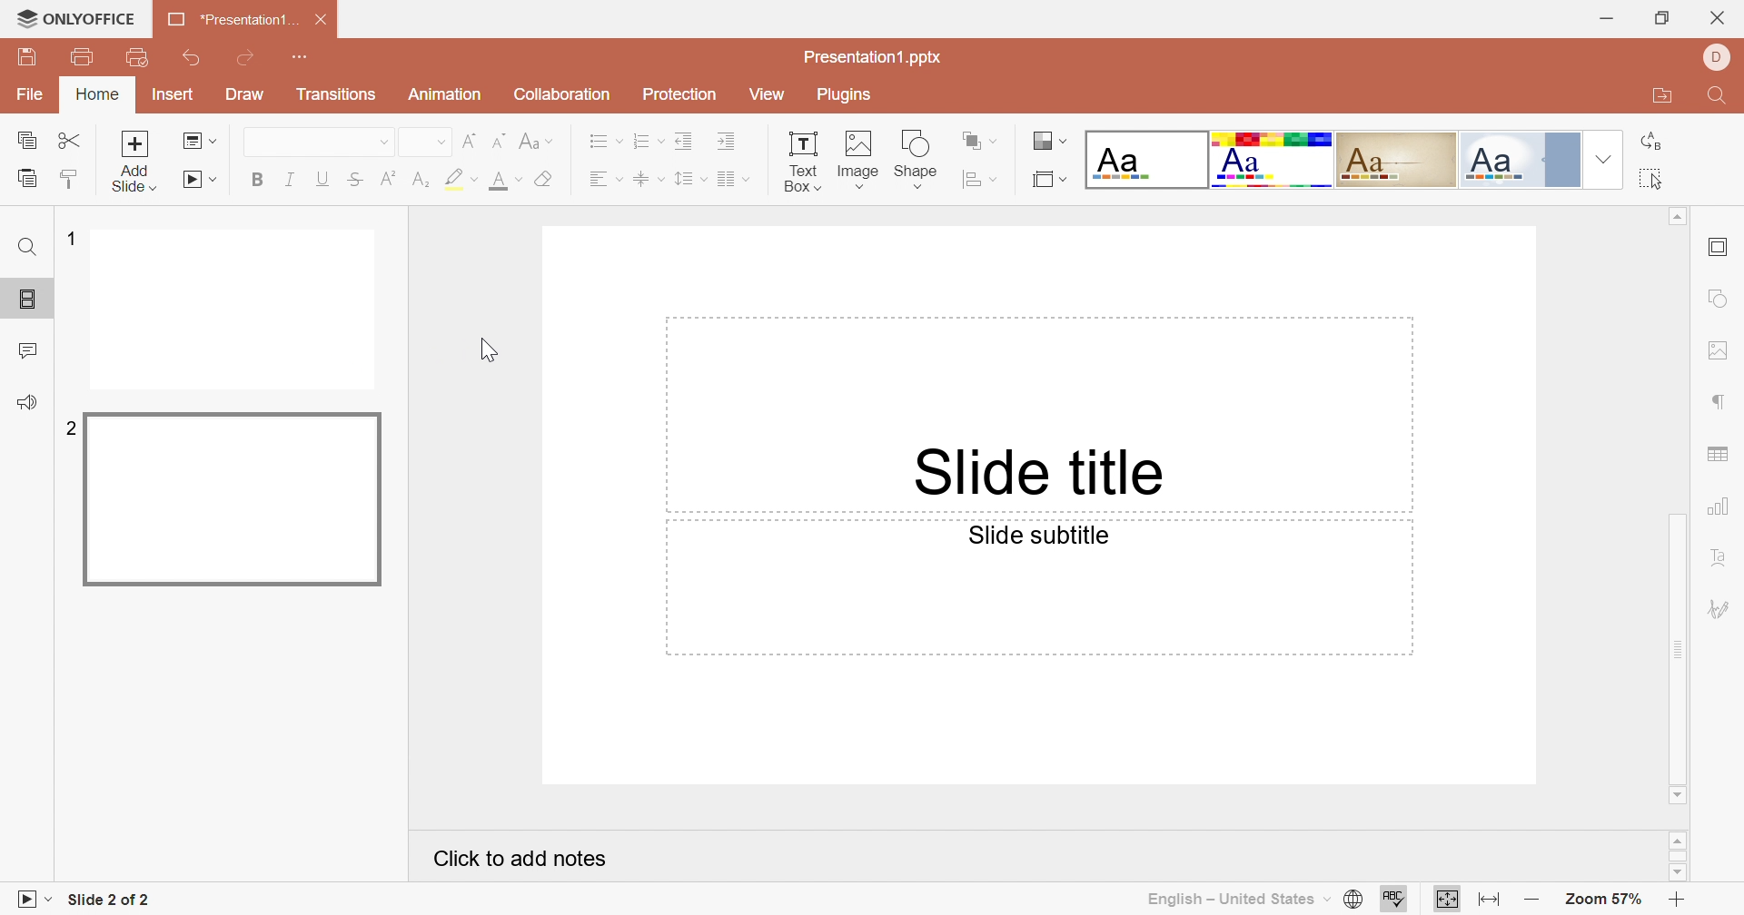 Image resolution: width=1744 pixels, height=915 pixels. I want to click on Drop Down, so click(662, 179).